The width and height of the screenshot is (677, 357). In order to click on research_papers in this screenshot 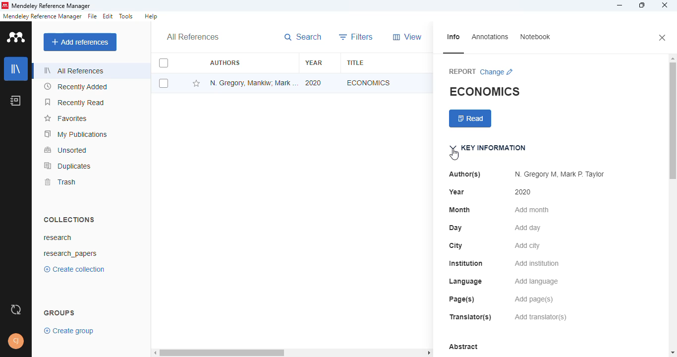, I will do `click(70, 254)`.